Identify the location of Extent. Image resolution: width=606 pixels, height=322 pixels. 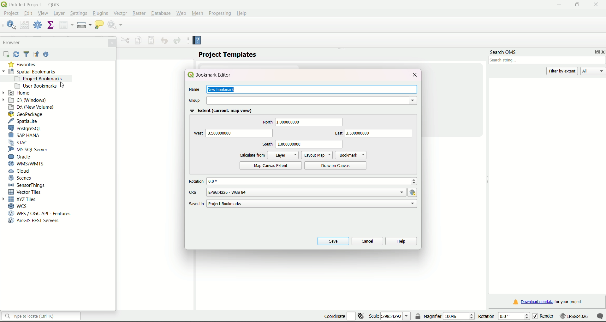
(220, 111).